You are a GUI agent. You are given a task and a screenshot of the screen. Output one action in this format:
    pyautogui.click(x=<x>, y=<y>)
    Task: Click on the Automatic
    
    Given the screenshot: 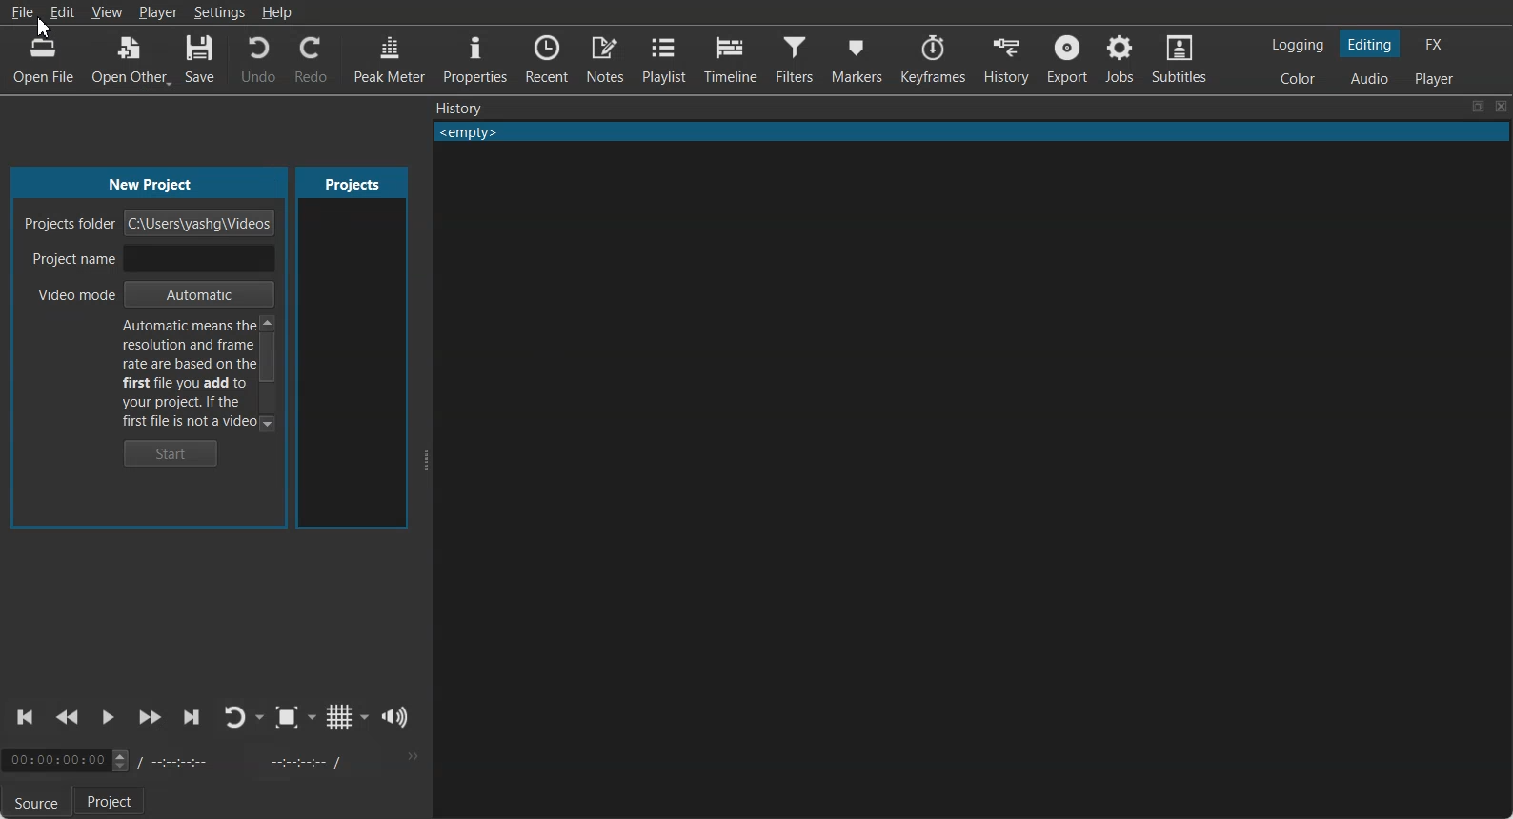 What is the action you would take?
    pyautogui.click(x=198, y=294)
    